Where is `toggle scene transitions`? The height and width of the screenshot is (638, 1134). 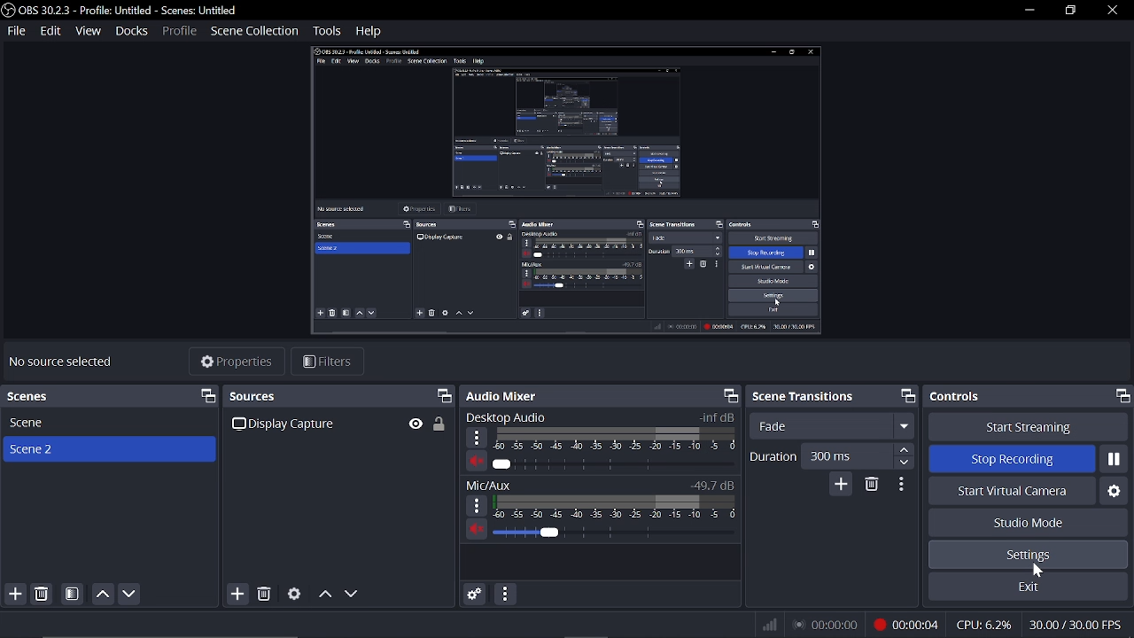 toggle scene transitions is located at coordinates (909, 394).